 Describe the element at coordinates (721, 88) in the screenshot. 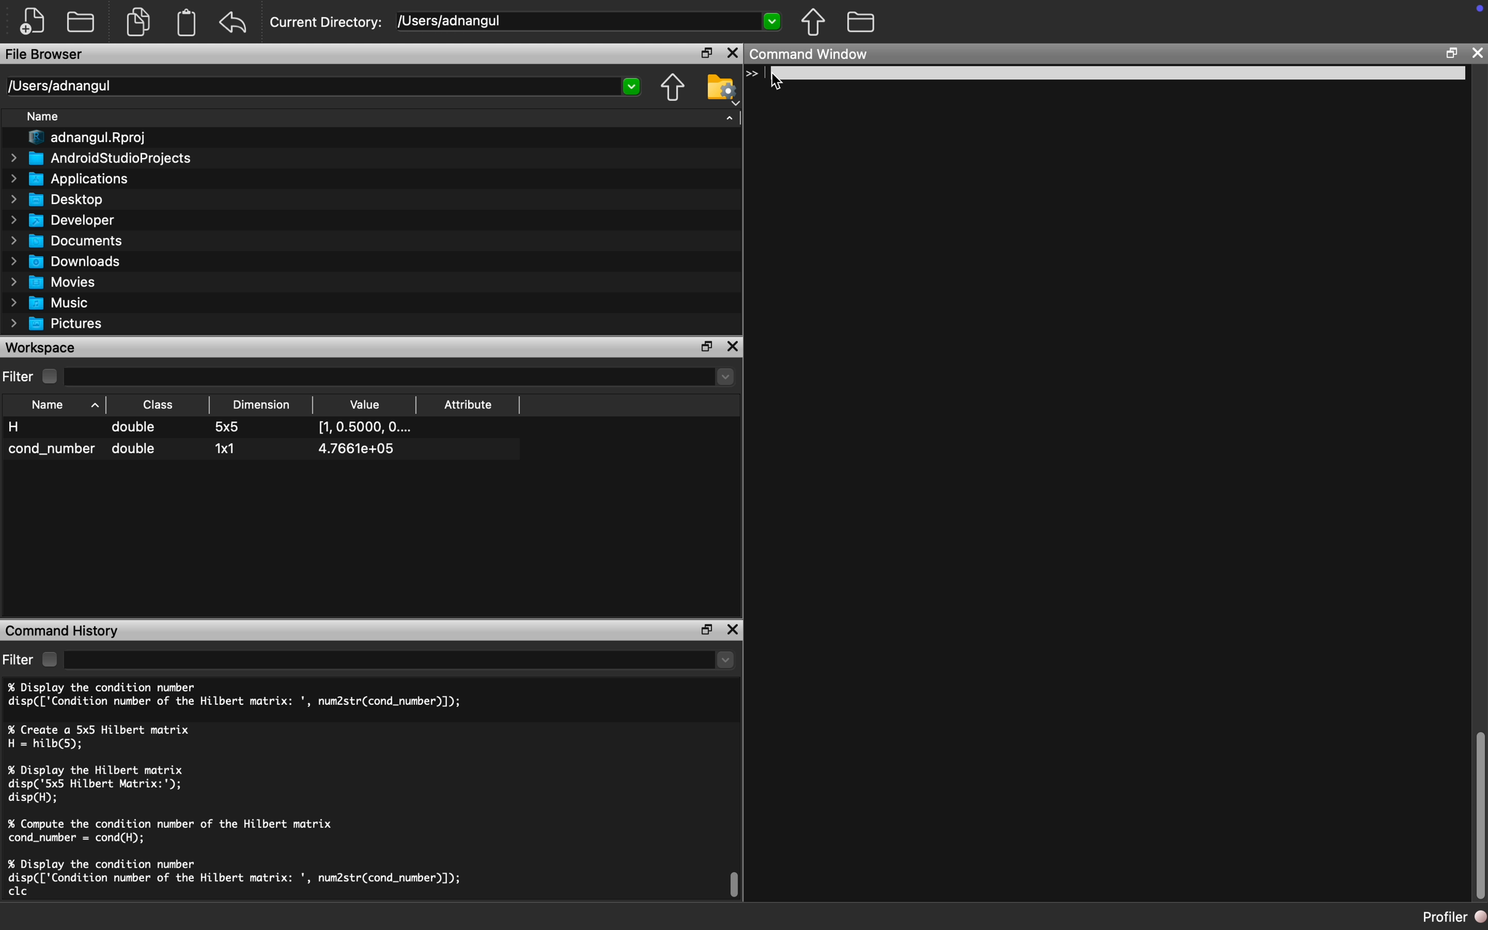

I see `Folder Setting` at that location.